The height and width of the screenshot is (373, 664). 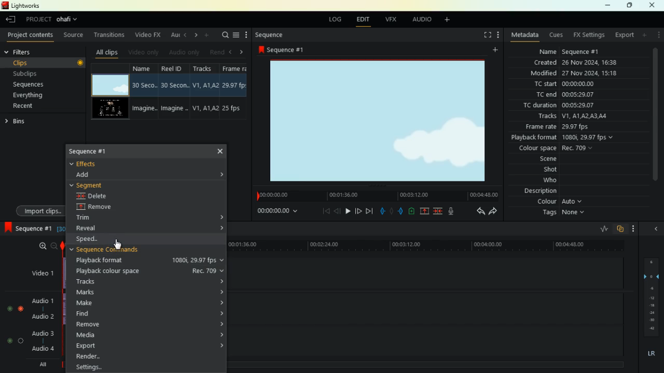 I want to click on name, so click(x=566, y=51).